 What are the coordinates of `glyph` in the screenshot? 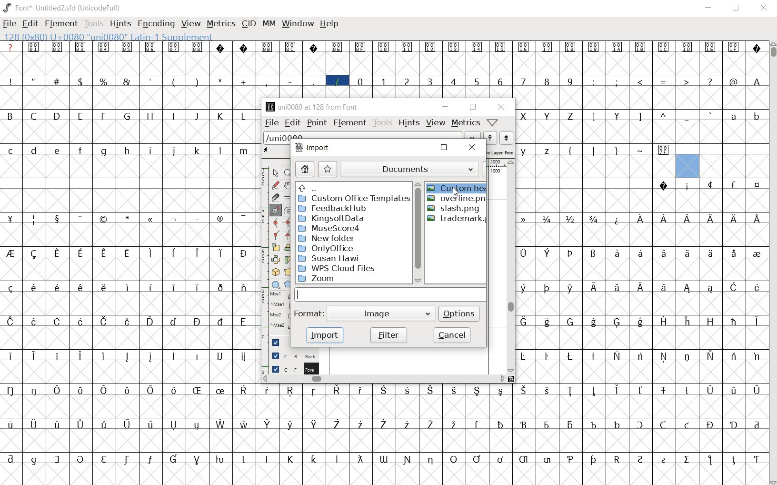 It's located at (640, 322).